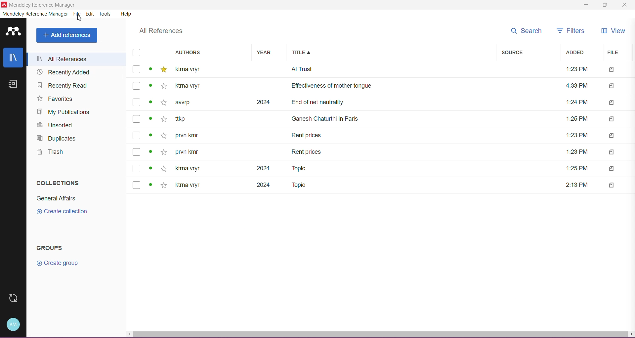 This screenshot has width=635, height=338. I want to click on File, so click(78, 14).